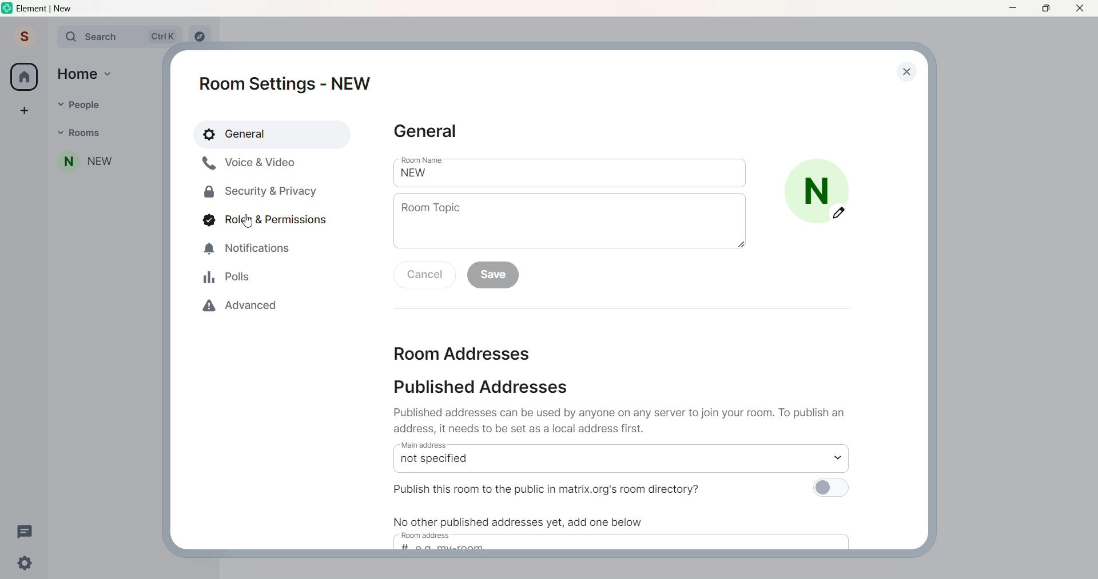  What do you see at coordinates (432, 132) in the screenshot?
I see `general` at bounding box center [432, 132].